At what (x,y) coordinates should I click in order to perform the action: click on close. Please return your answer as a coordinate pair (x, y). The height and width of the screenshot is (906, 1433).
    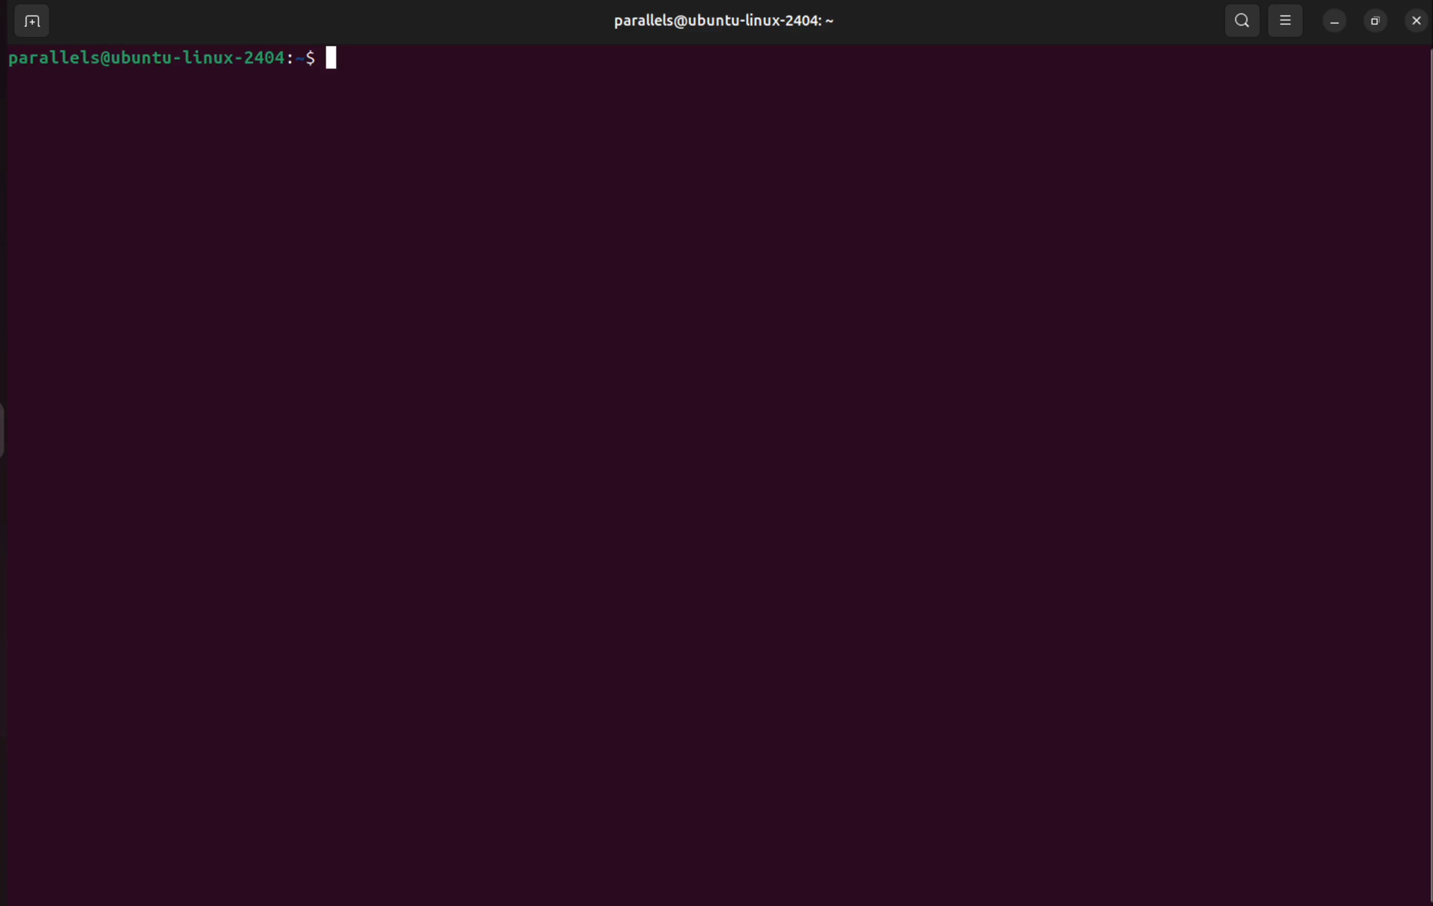
    Looking at the image, I should click on (1415, 20).